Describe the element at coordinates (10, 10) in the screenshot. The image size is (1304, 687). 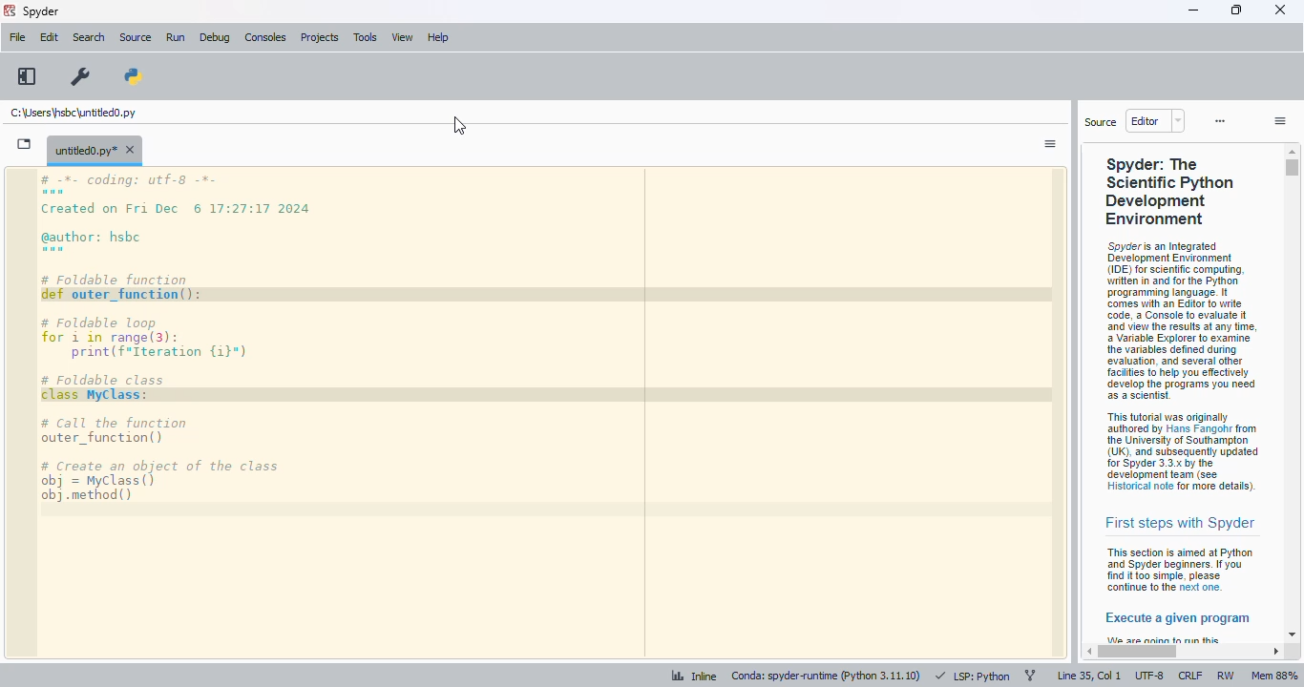
I see `logo` at that location.